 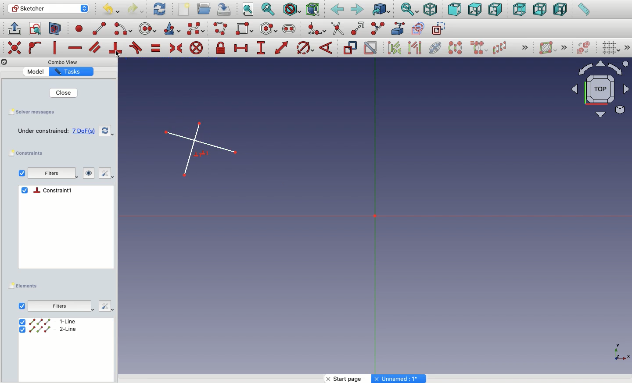 I want to click on line, so click(x=100, y=29).